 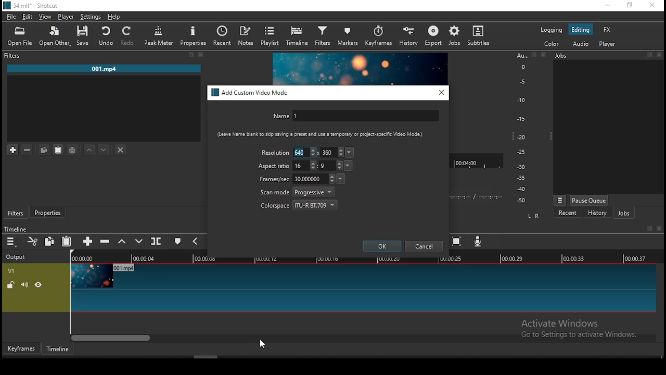 I want to click on recent, so click(x=222, y=34).